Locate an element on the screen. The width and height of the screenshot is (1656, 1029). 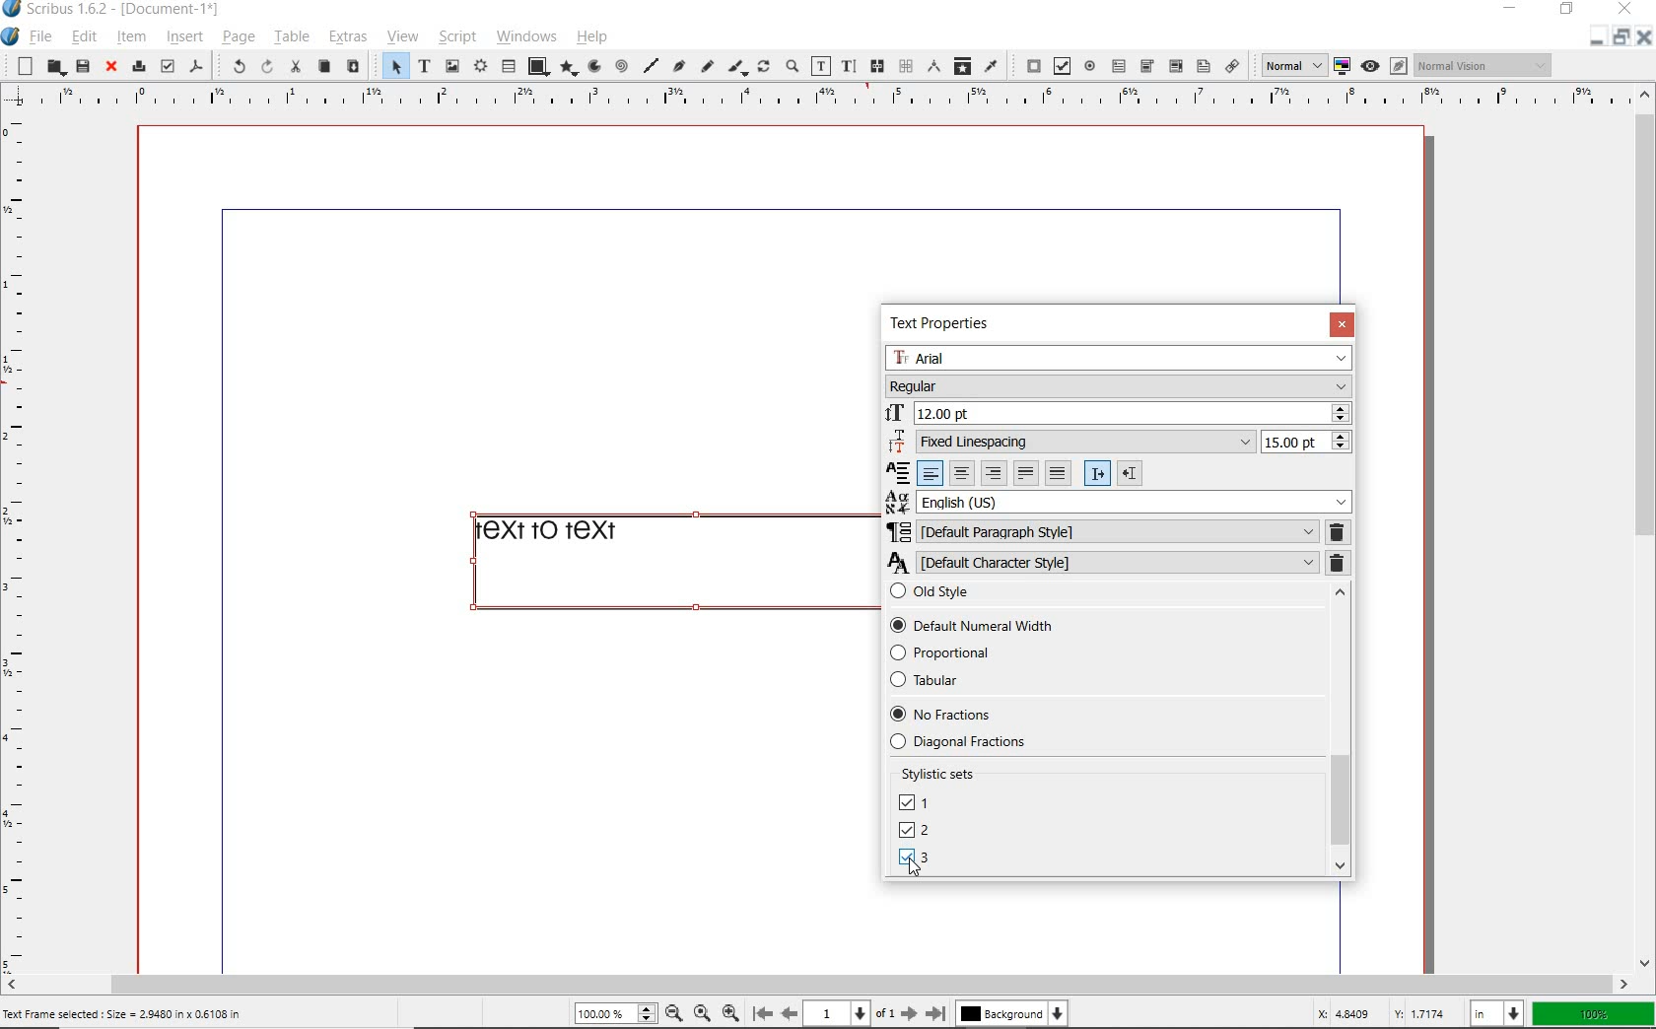
calligraphic line is located at coordinates (737, 68).